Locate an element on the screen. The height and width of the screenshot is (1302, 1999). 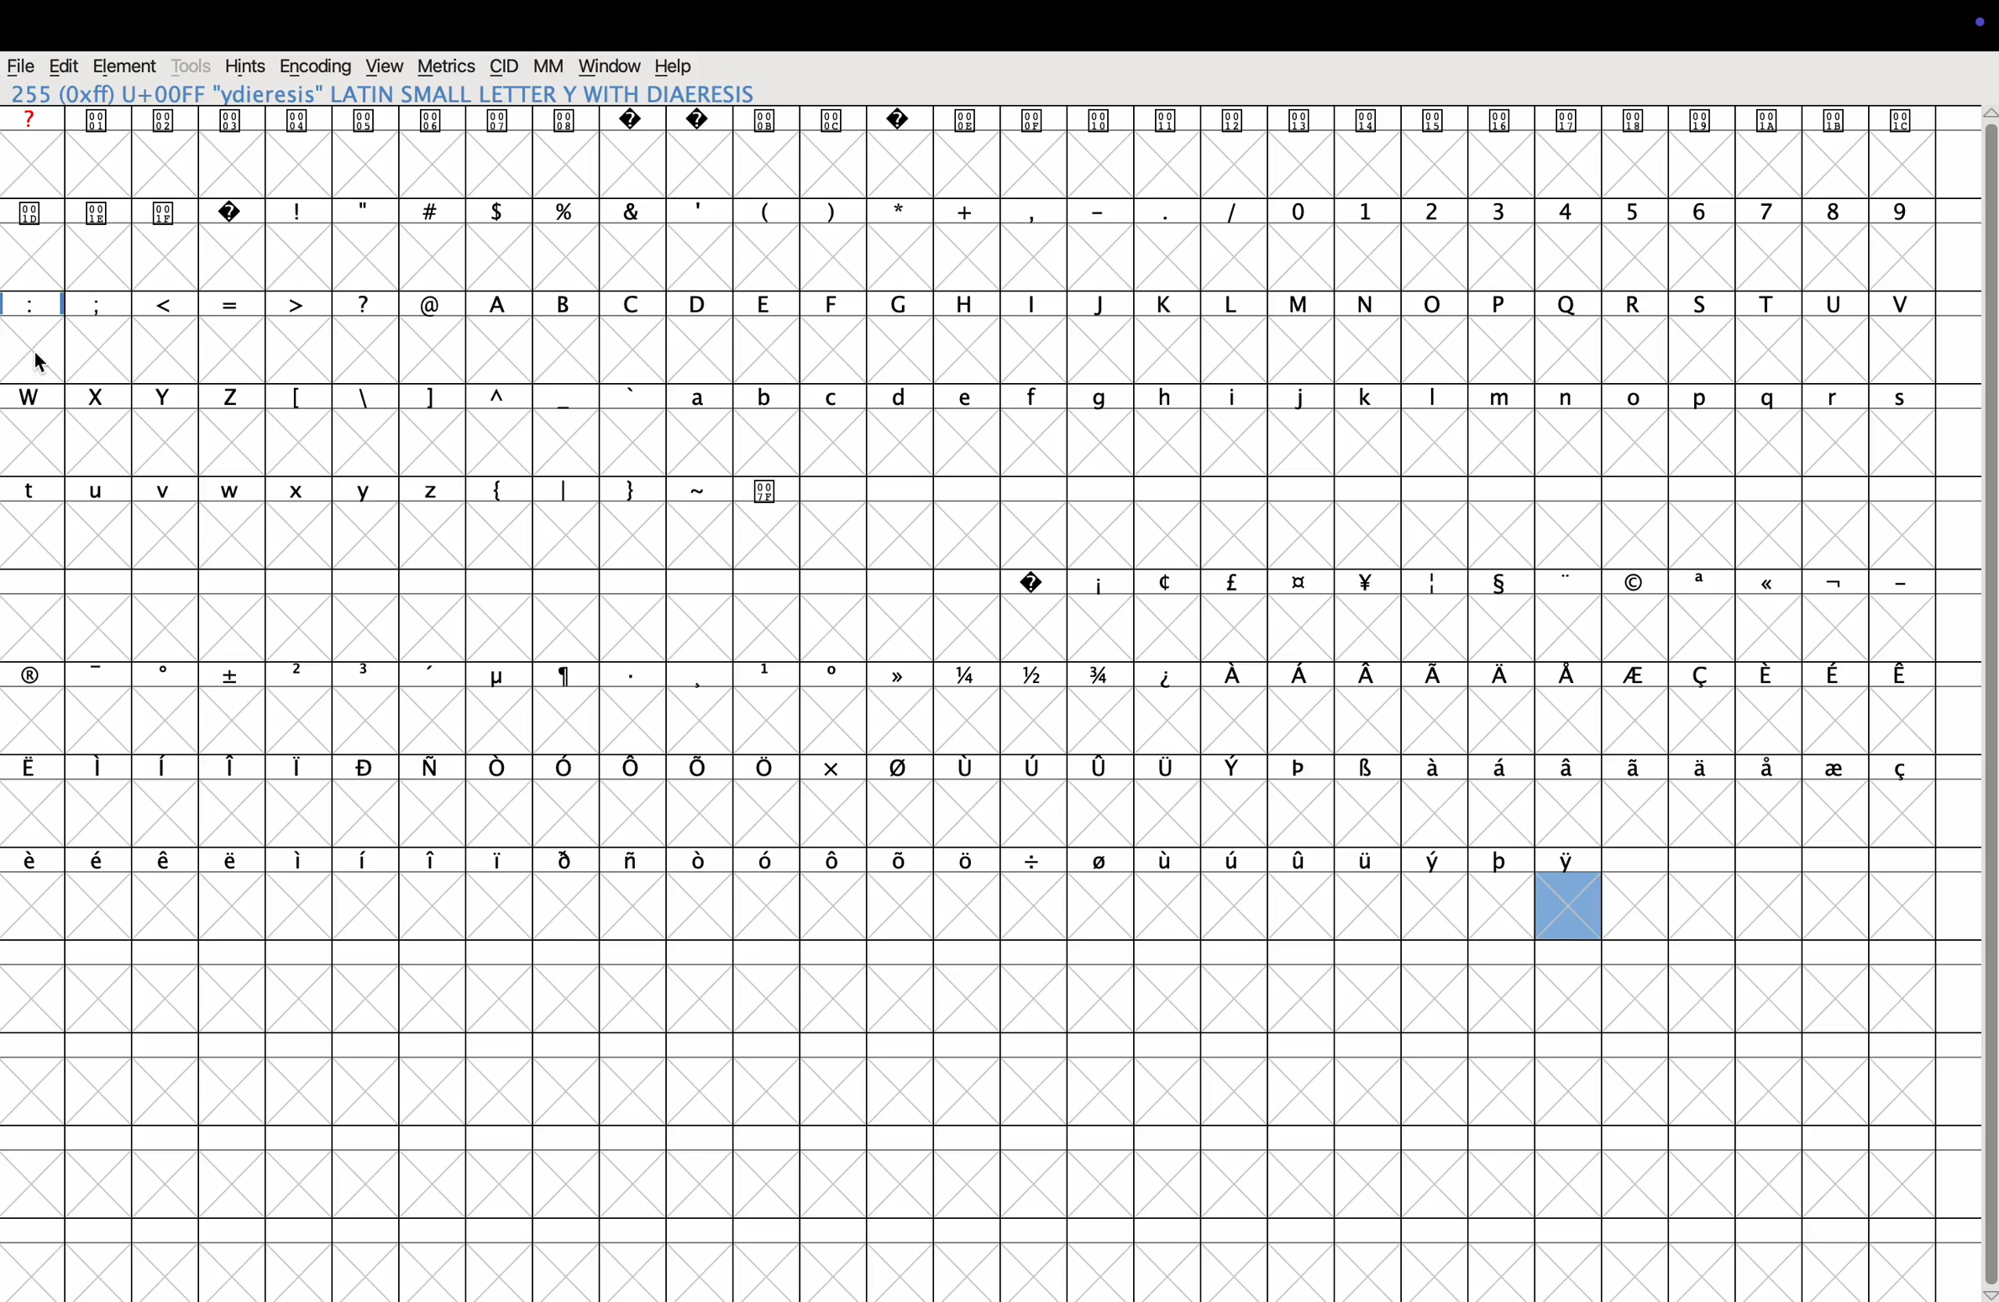
Special character is located at coordinates (793, 522).